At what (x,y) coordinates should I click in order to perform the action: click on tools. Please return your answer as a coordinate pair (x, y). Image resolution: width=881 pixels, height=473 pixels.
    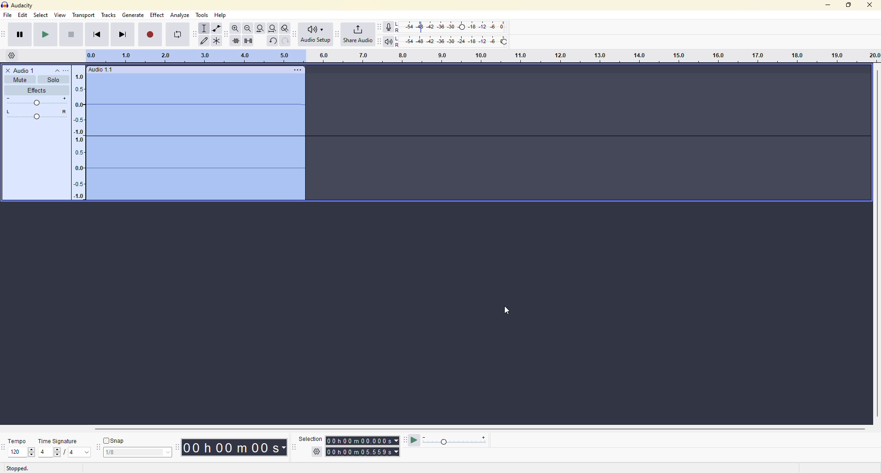
    Looking at the image, I should click on (201, 15).